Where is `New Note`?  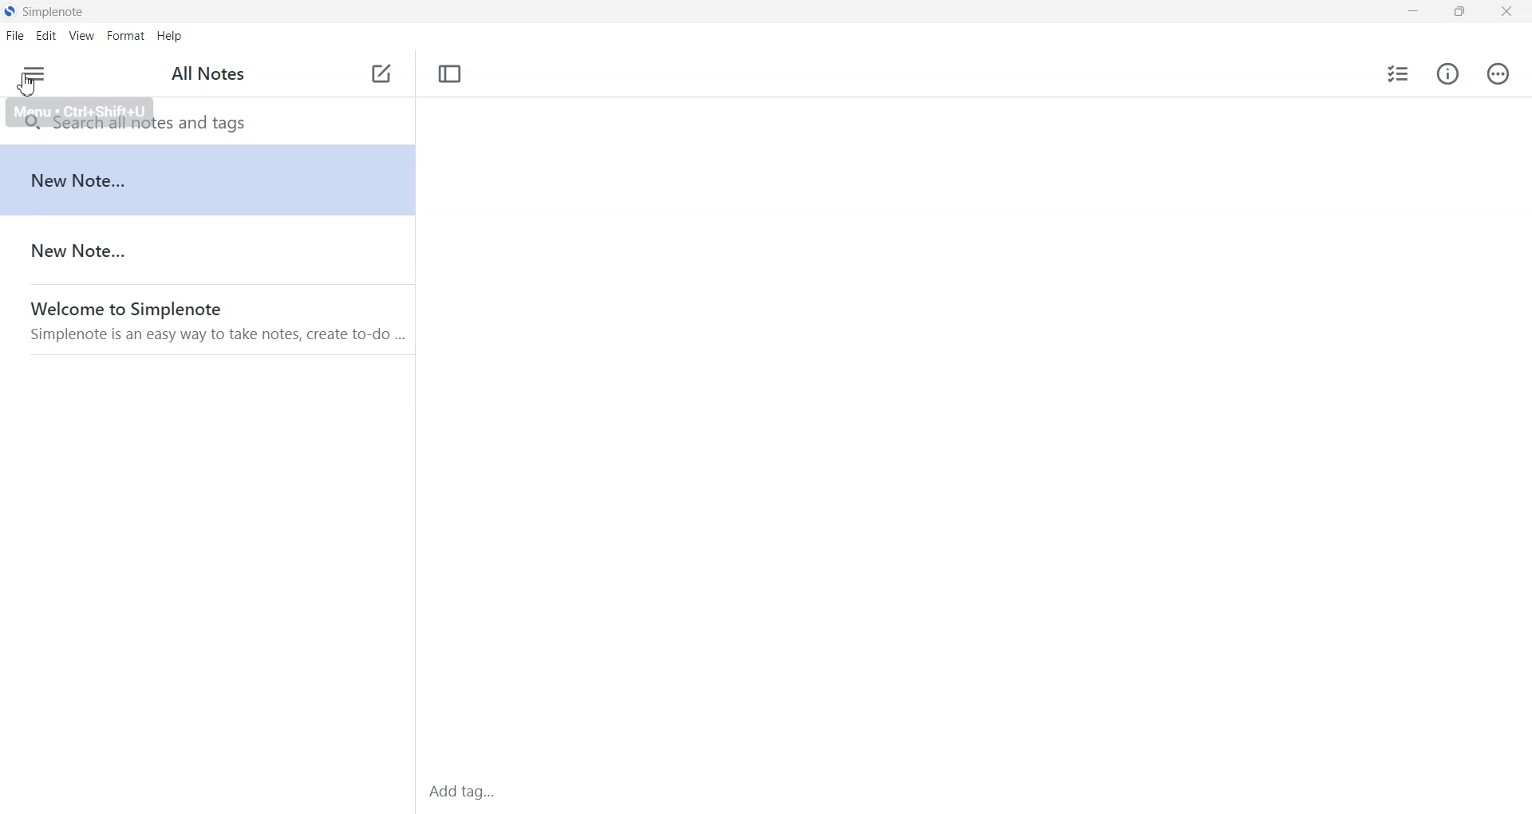 New Note is located at coordinates (382, 76).